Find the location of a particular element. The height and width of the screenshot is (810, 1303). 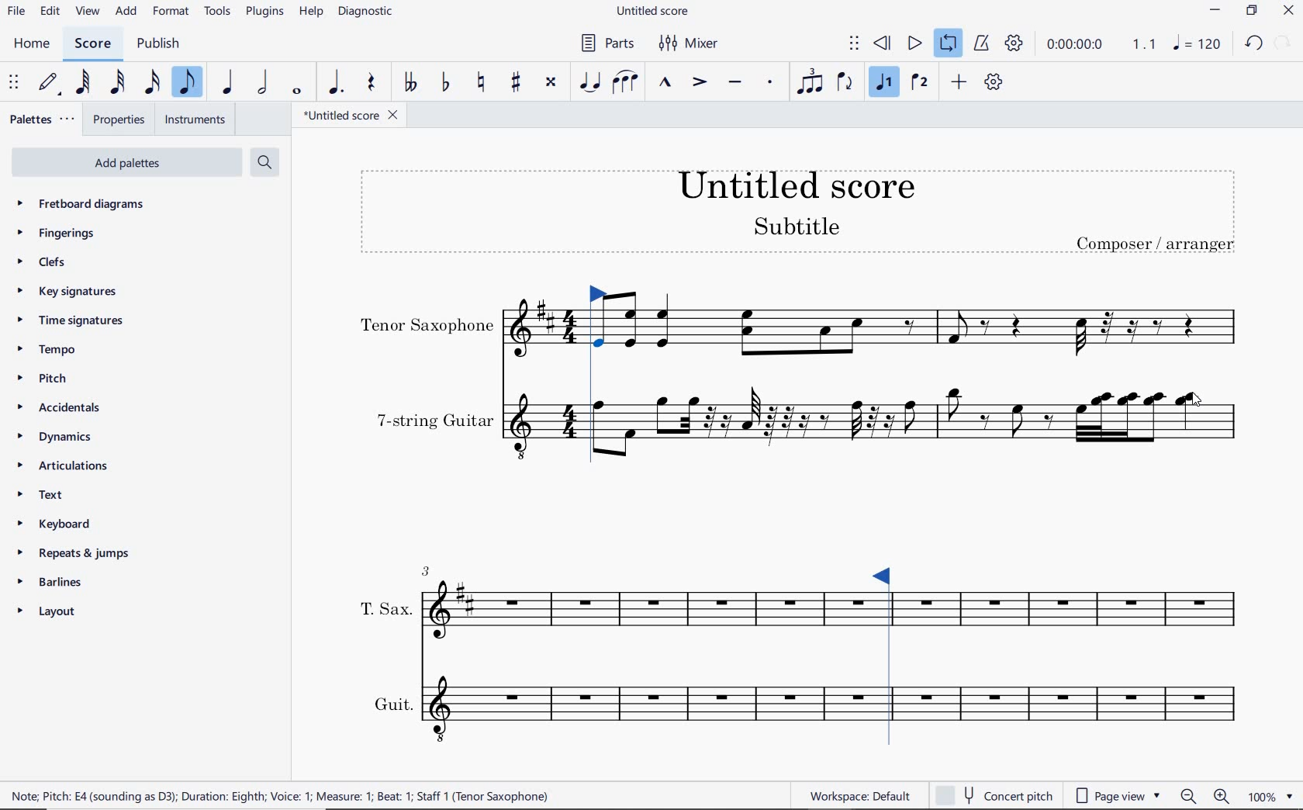

PLUGINS is located at coordinates (264, 12).